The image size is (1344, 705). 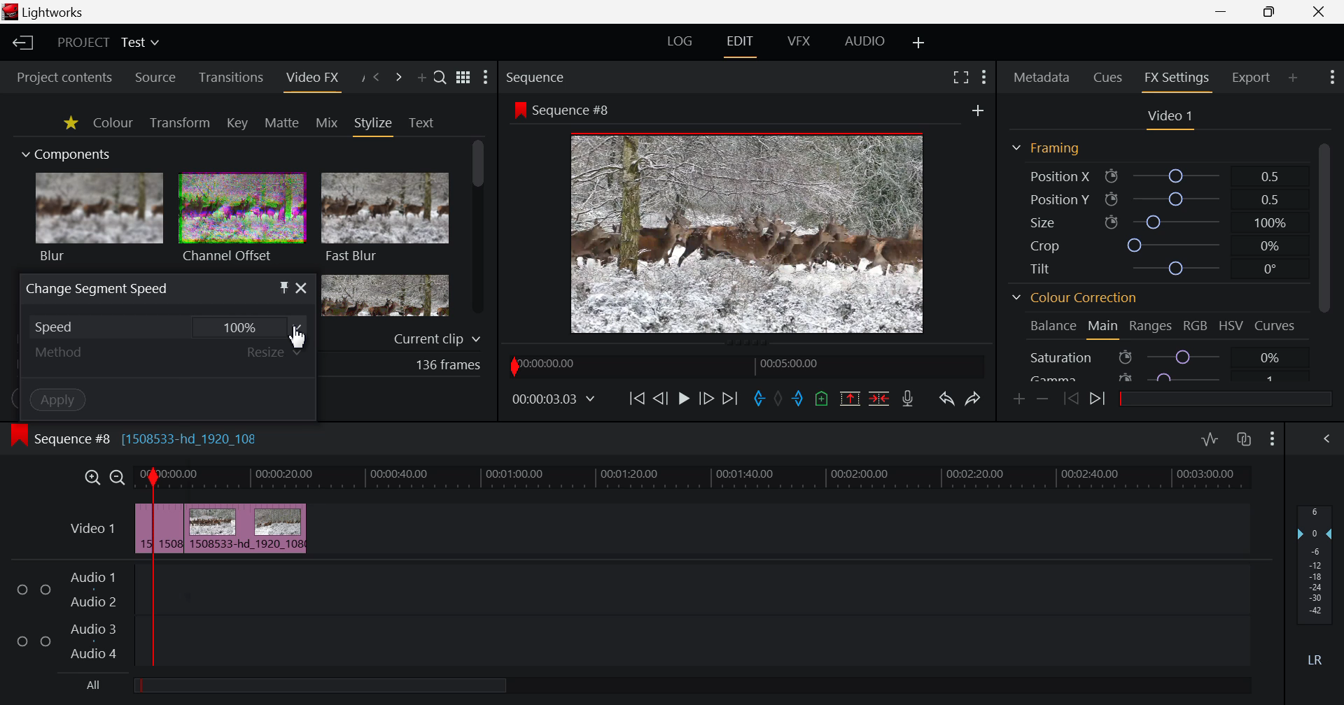 I want to click on Add Panel, so click(x=421, y=77).